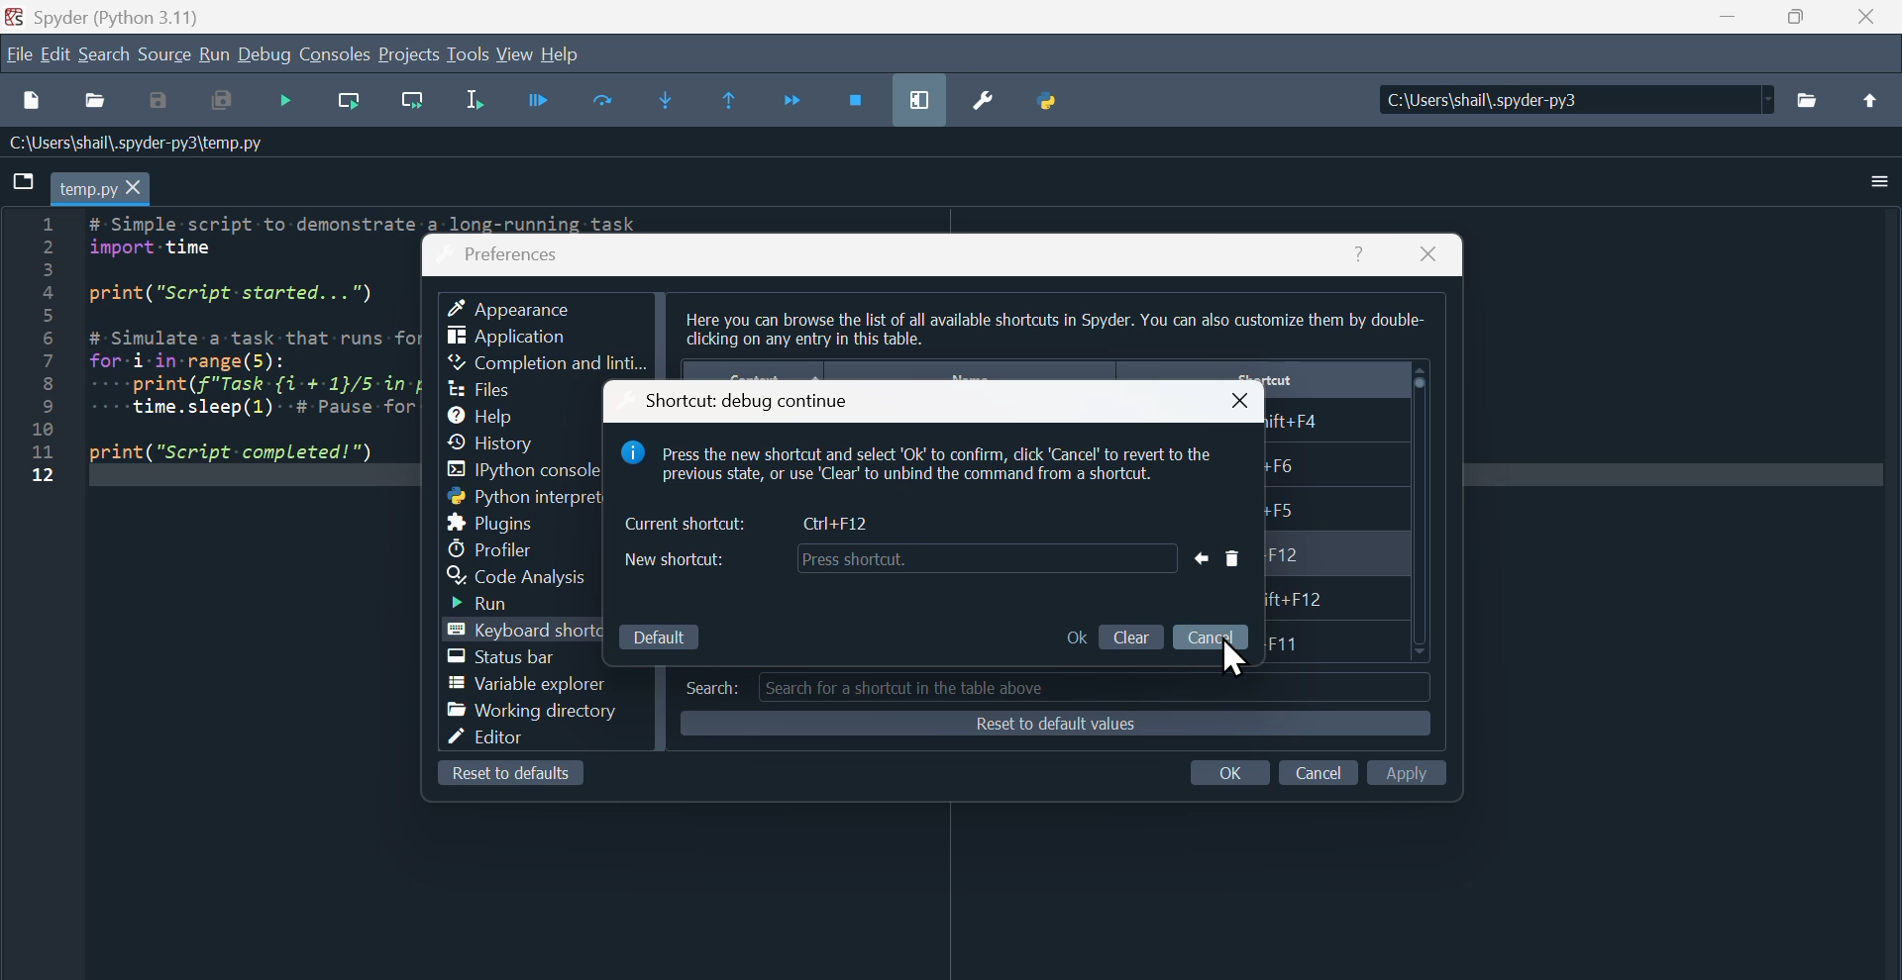 The width and height of the screenshot is (1902, 980). I want to click on Application, so click(509, 338).